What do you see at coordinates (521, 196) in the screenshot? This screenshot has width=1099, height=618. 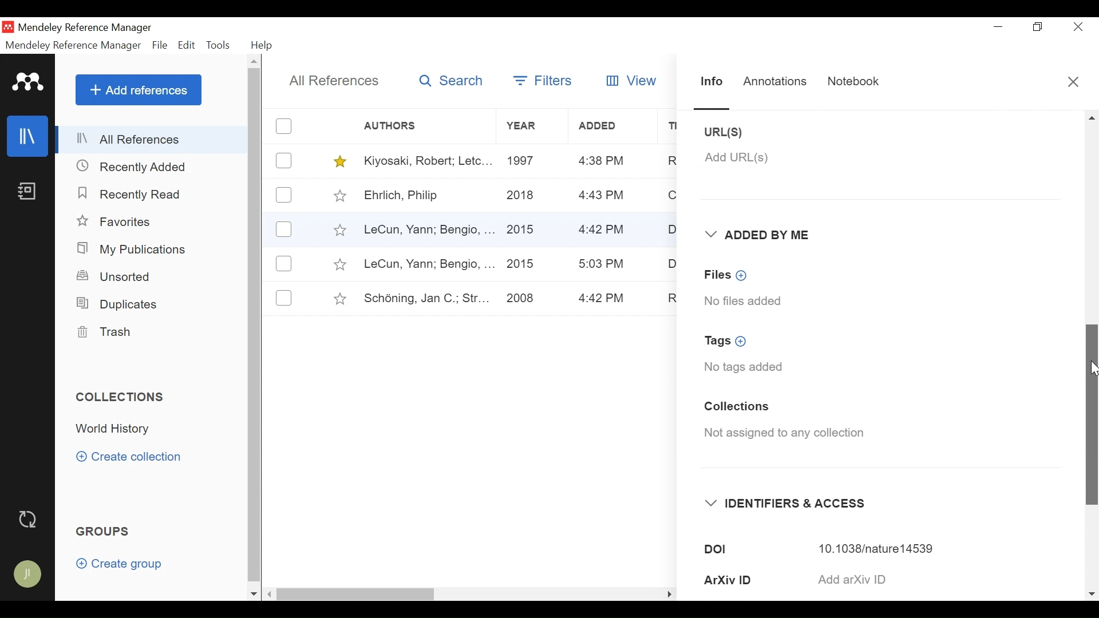 I see `2018` at bounding box center [521, 196].